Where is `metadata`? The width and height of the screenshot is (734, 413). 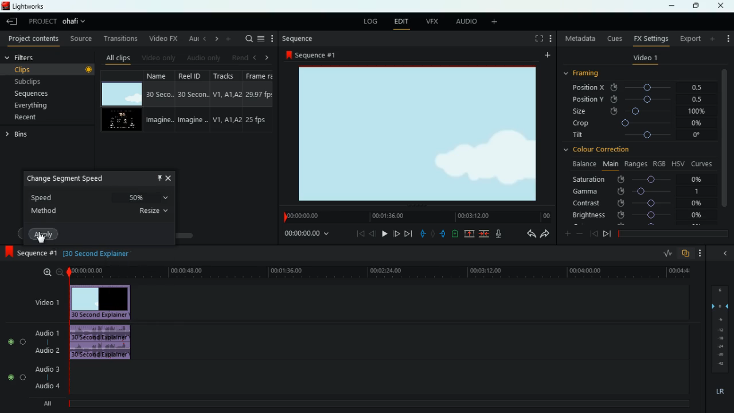 metadata is located at coordinates (579, 40).